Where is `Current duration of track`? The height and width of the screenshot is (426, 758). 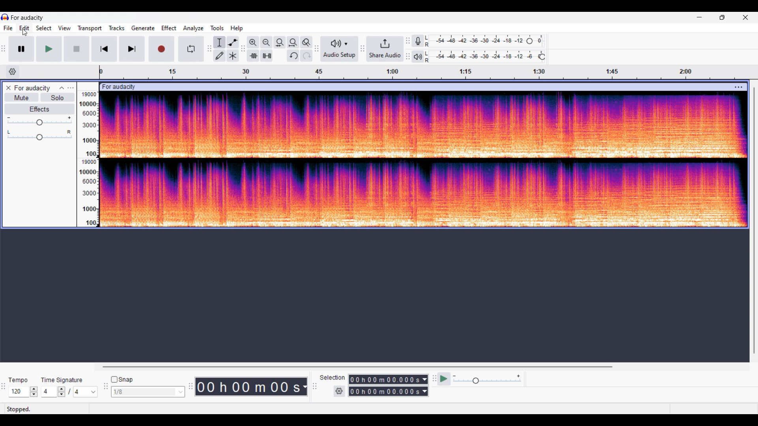 Current duration of track is located at coordinates (248, 387).